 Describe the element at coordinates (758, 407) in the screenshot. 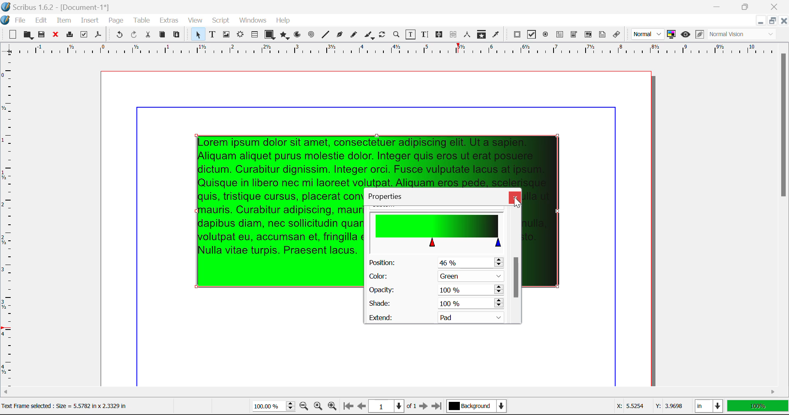

I see `Display Measurement` at that location.